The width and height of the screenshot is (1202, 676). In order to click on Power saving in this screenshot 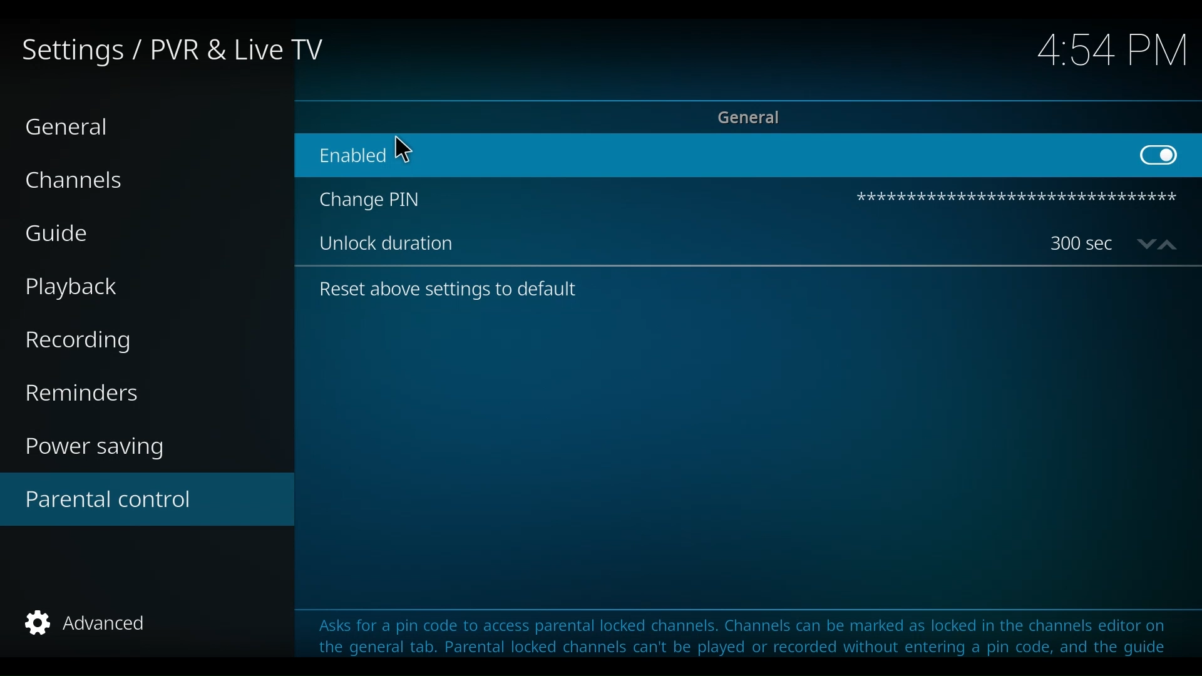, I will do `click(95, 447)`.